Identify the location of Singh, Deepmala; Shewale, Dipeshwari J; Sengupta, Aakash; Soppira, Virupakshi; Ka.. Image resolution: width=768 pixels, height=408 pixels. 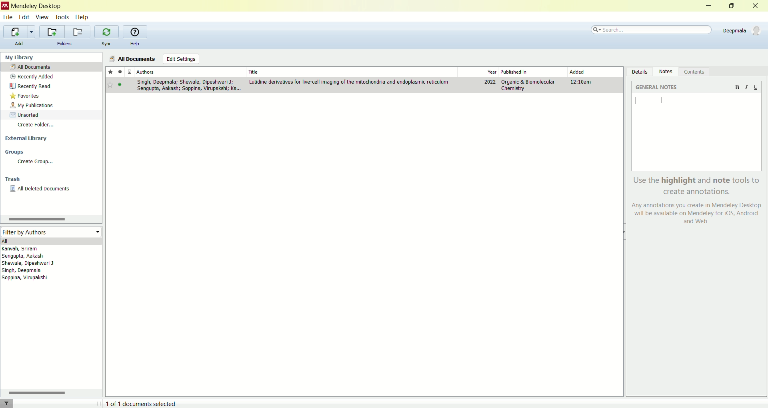
(188, 86).